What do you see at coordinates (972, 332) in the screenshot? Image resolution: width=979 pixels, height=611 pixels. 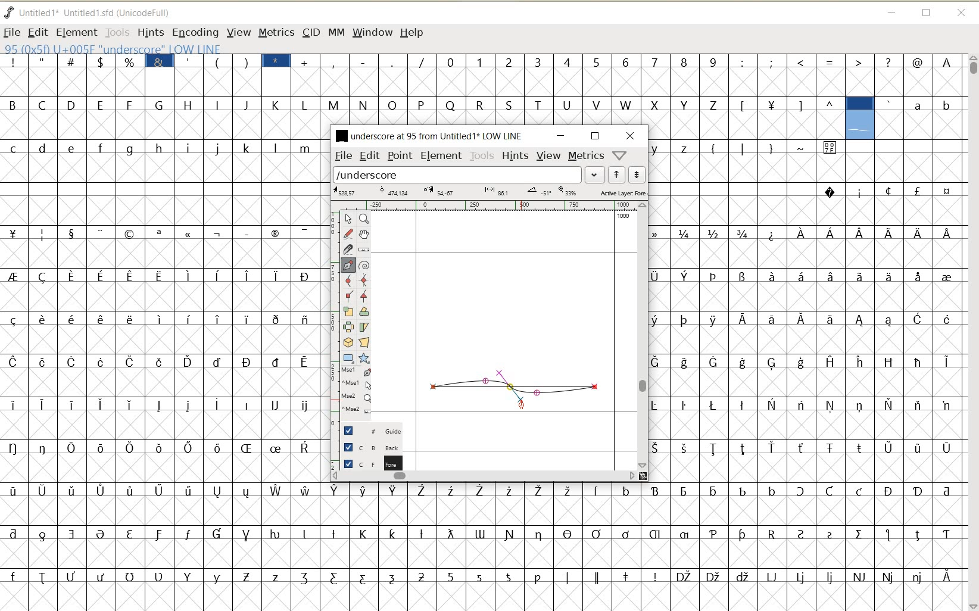 I see `SCROLLBAR` at bounding box center [972, 332].